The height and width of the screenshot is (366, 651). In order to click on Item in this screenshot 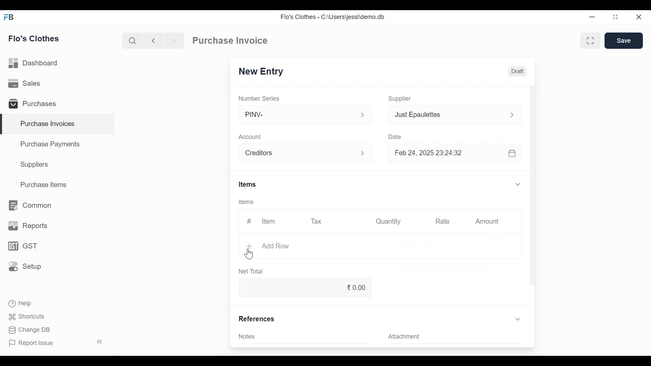, I will do `click(269, 221)`.